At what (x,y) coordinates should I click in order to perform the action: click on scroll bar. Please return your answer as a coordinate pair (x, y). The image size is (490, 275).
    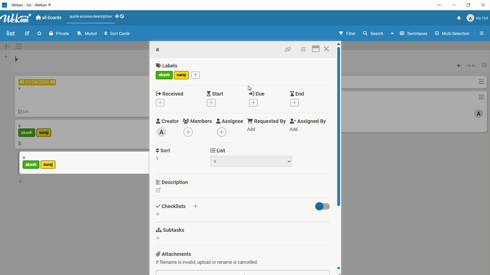
    Looking at the image, I should click on (338, 127).